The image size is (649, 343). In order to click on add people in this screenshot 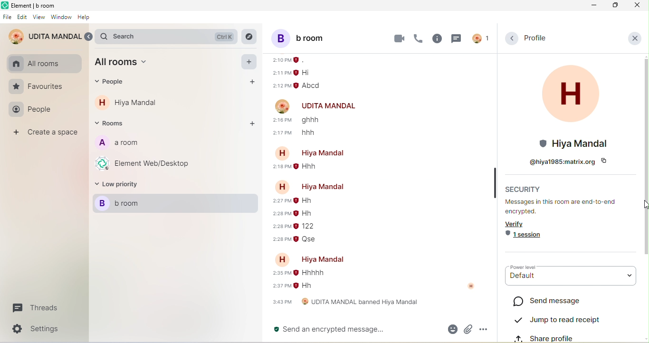, I will do `click(250, 82)`.